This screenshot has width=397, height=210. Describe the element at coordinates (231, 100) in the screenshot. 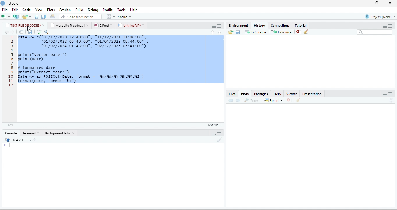

I see `back` at that location.